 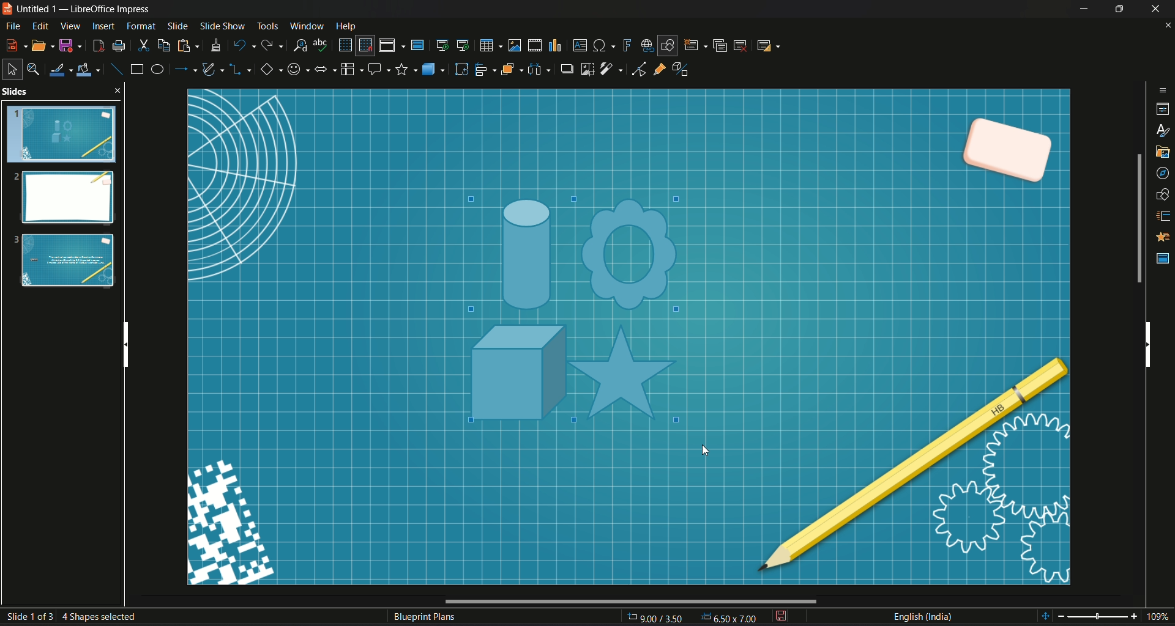 What do you see at coordinates (119, 46) in the screenshot?
I see `print` at bounding box center [119, 46].